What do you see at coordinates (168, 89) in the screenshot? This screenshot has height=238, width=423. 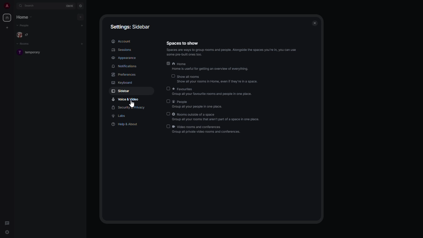 I see `disabled` at bounding box center [168, 89].